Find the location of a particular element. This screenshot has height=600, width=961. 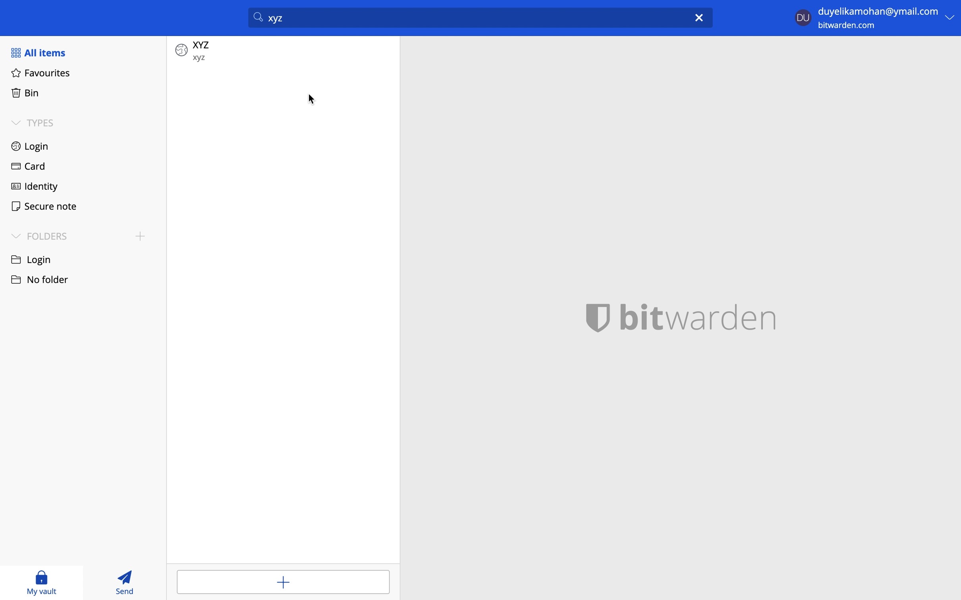

secure note is located at coordinates (48, 208).